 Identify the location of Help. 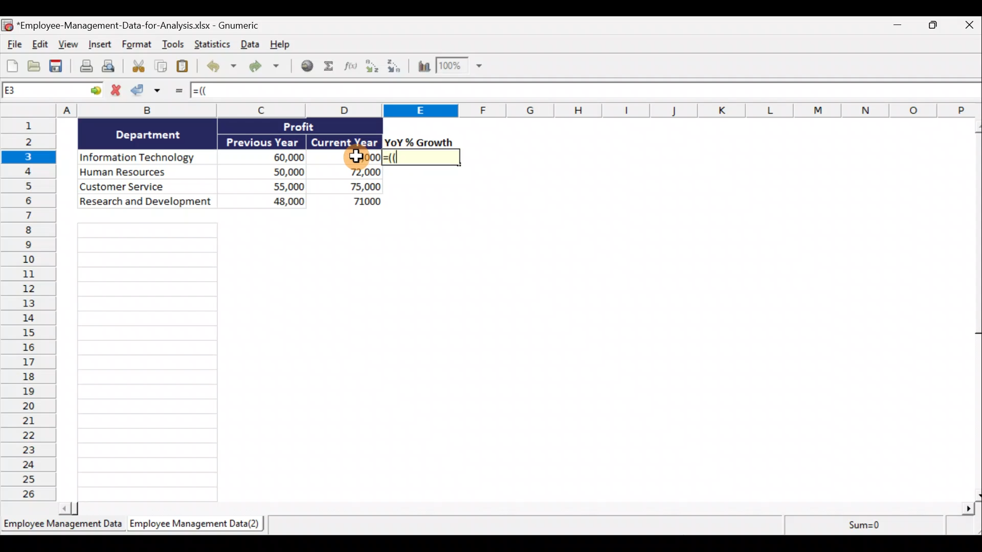
(280, 45).